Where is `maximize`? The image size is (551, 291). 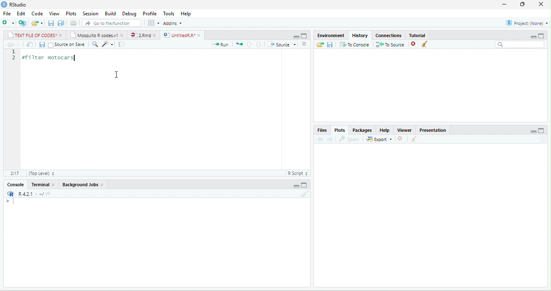
maximize is located at coordinates (304, 36).